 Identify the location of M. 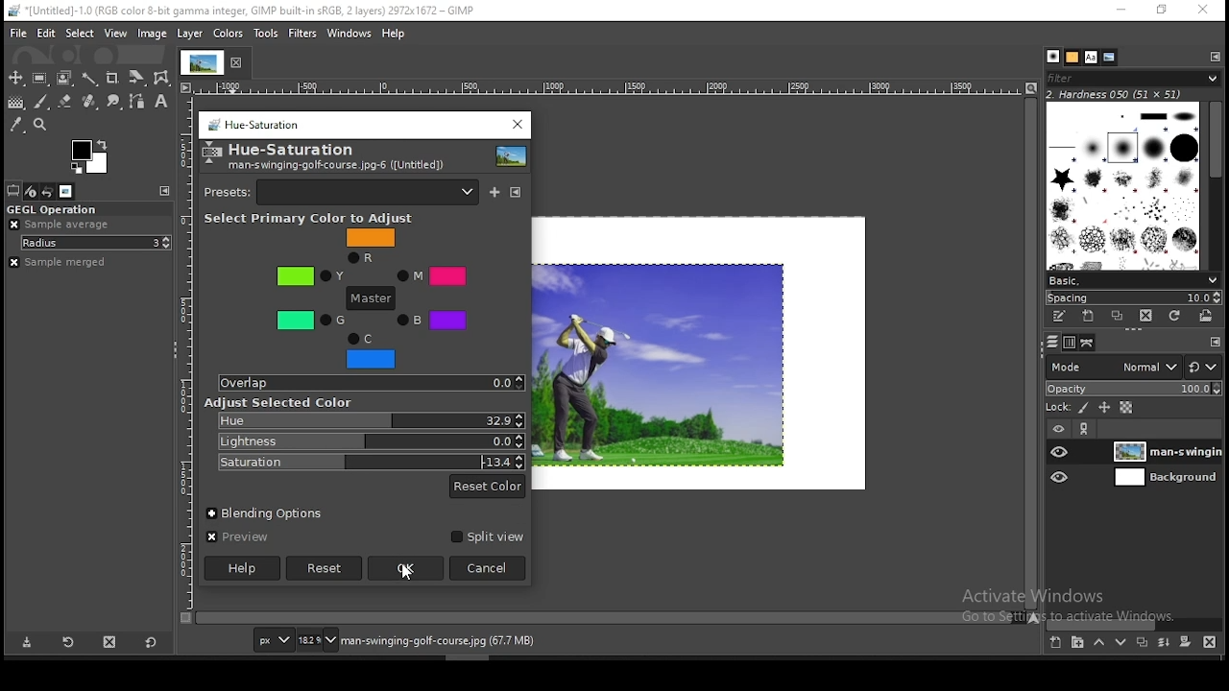
(430, 275).